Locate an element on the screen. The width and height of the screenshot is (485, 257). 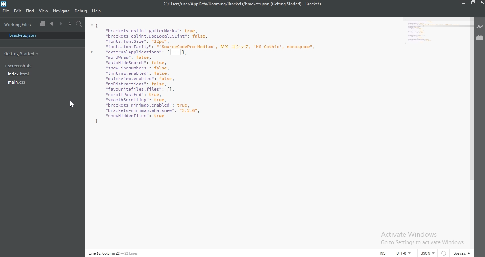
Split the editor vertically or horizontally is located at coordinates (70, 24).